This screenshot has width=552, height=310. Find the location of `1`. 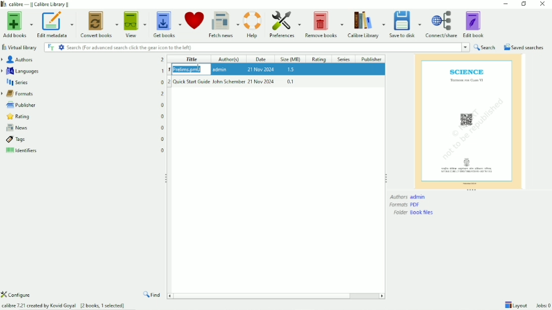

1 is located at coordinates (169, 70).